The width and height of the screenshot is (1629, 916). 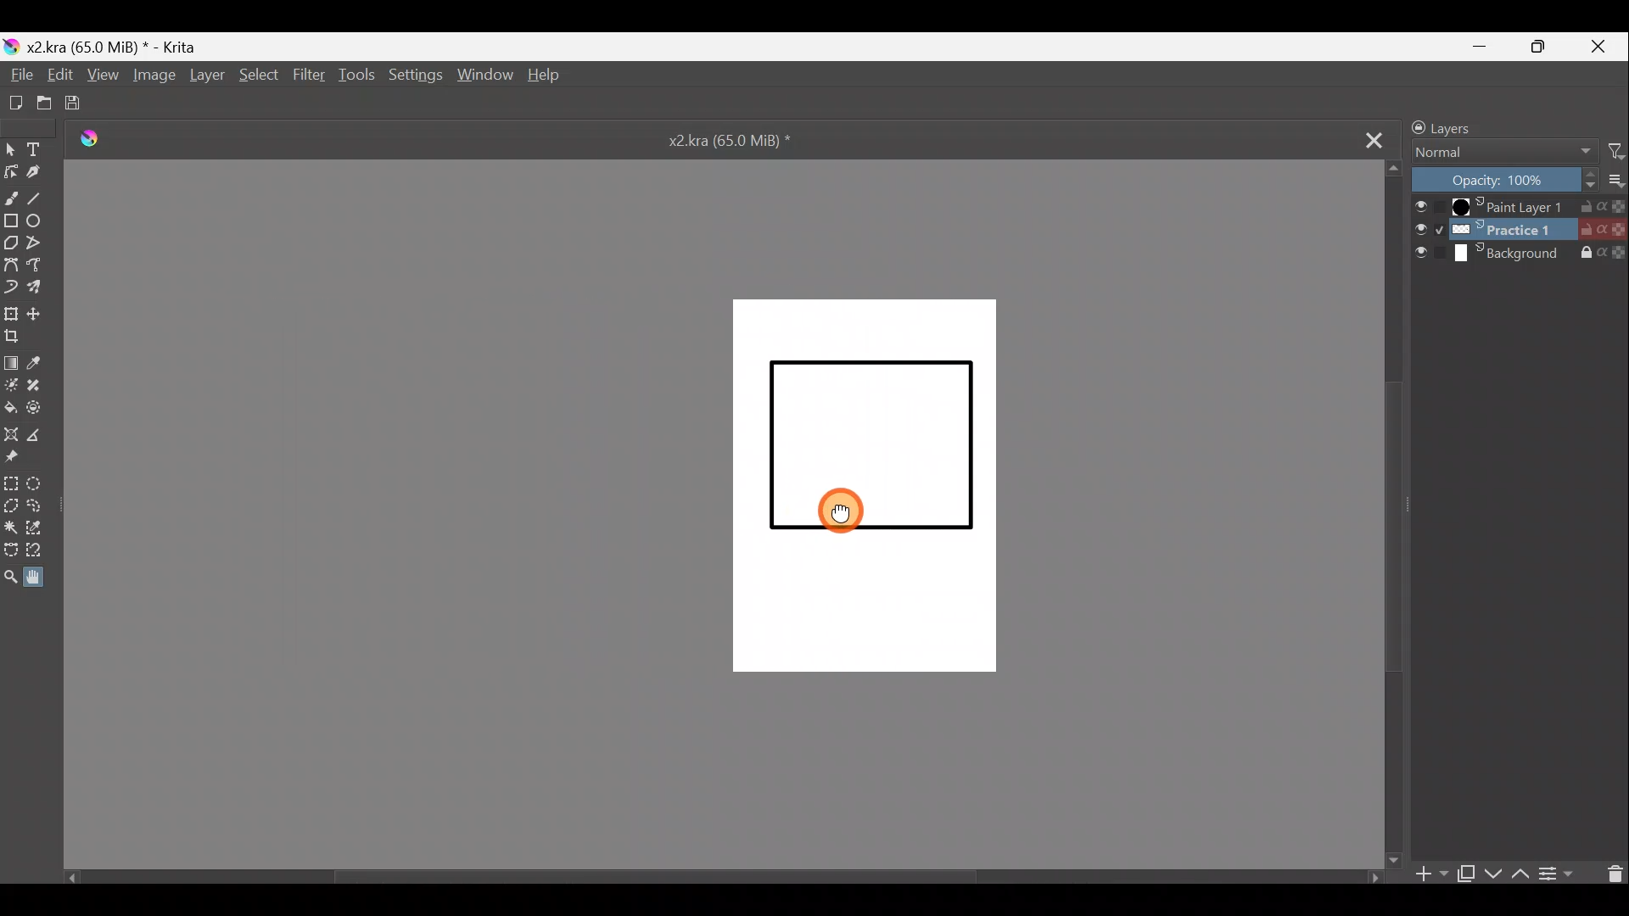 I want to click on Calligraphy, so click(x=40, y=173).